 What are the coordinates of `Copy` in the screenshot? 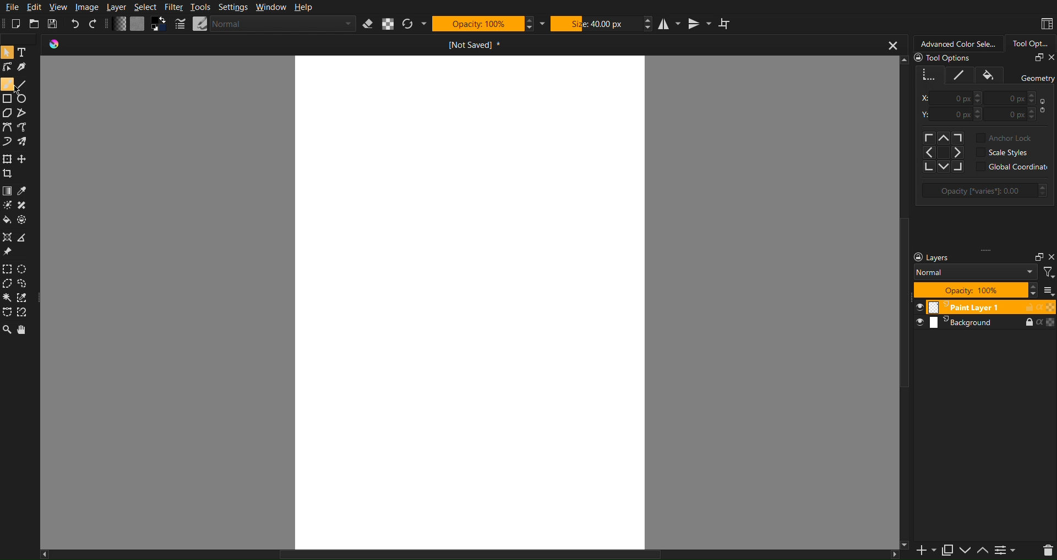 It's located at (949, 551).